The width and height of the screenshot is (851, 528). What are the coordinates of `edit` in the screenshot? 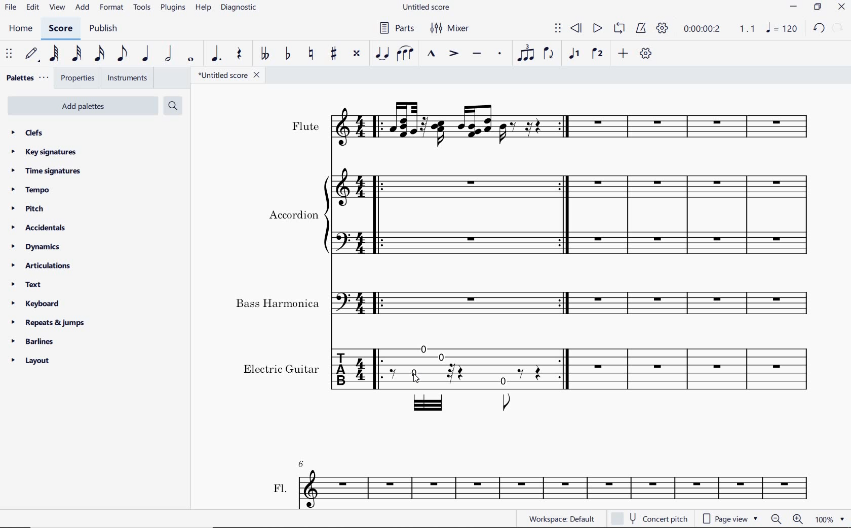 It's located at (32, 9).